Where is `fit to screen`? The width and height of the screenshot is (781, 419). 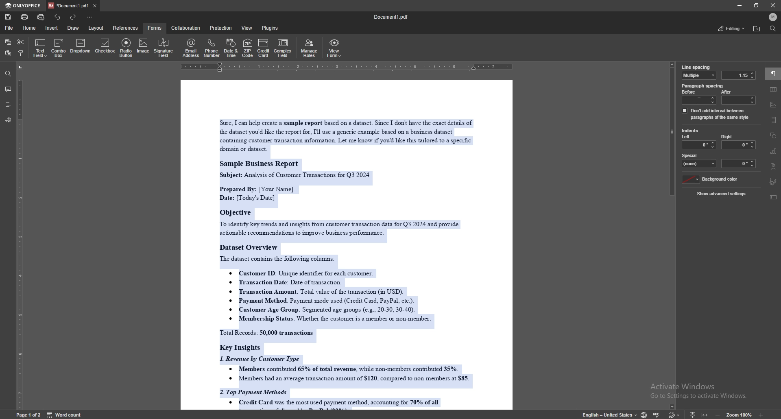
fit to screen is located at coordinates (693, 414).